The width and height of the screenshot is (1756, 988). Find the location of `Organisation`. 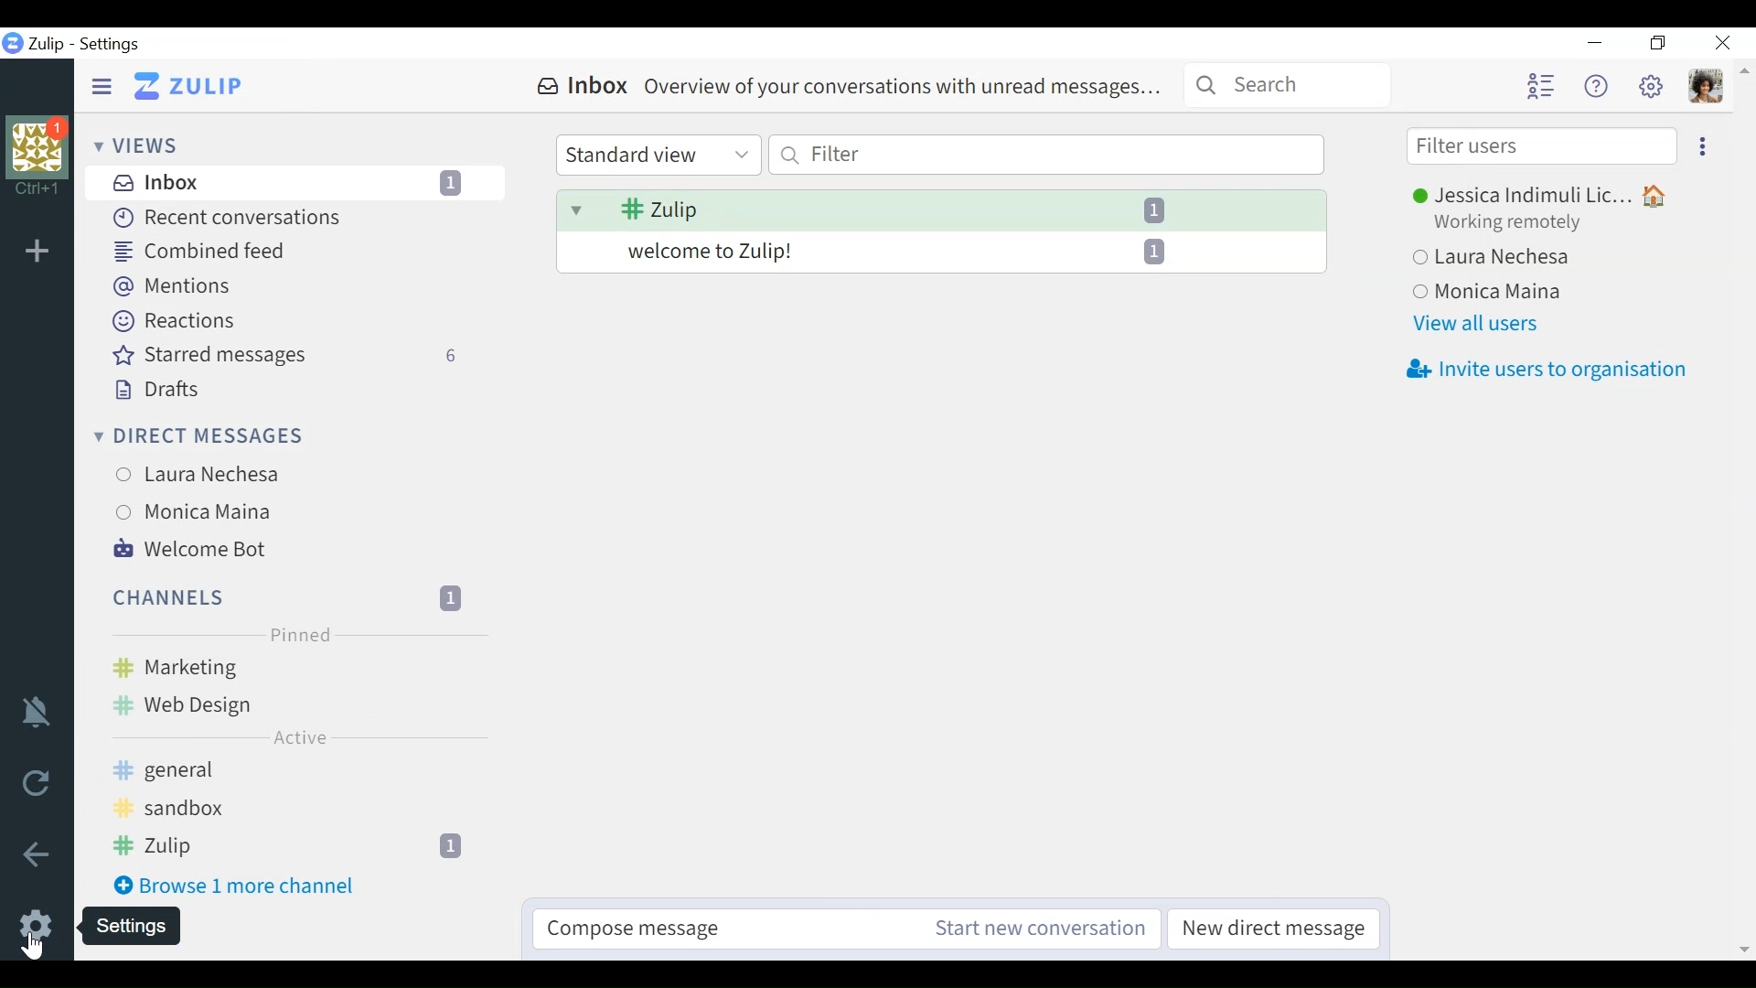

Organisation is located at coordinates (42, 156).